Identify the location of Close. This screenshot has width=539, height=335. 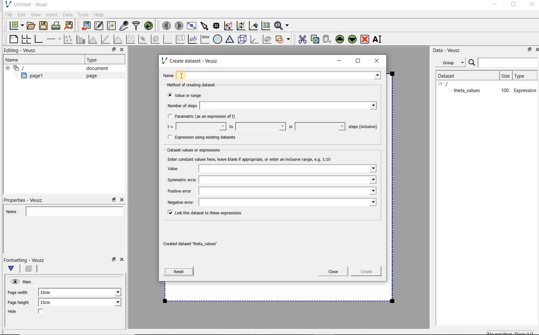
(532, 5).